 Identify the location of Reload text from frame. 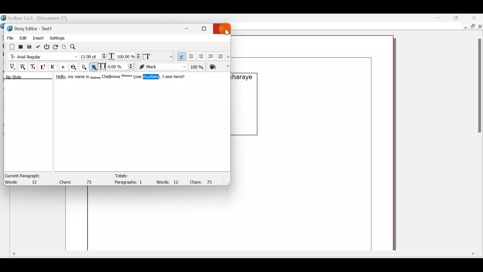
(56, 46).